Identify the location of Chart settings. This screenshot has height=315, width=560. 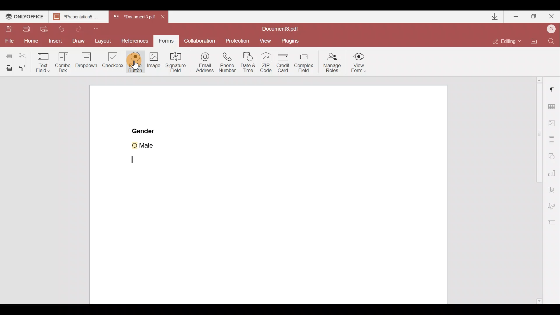
(553, 175).